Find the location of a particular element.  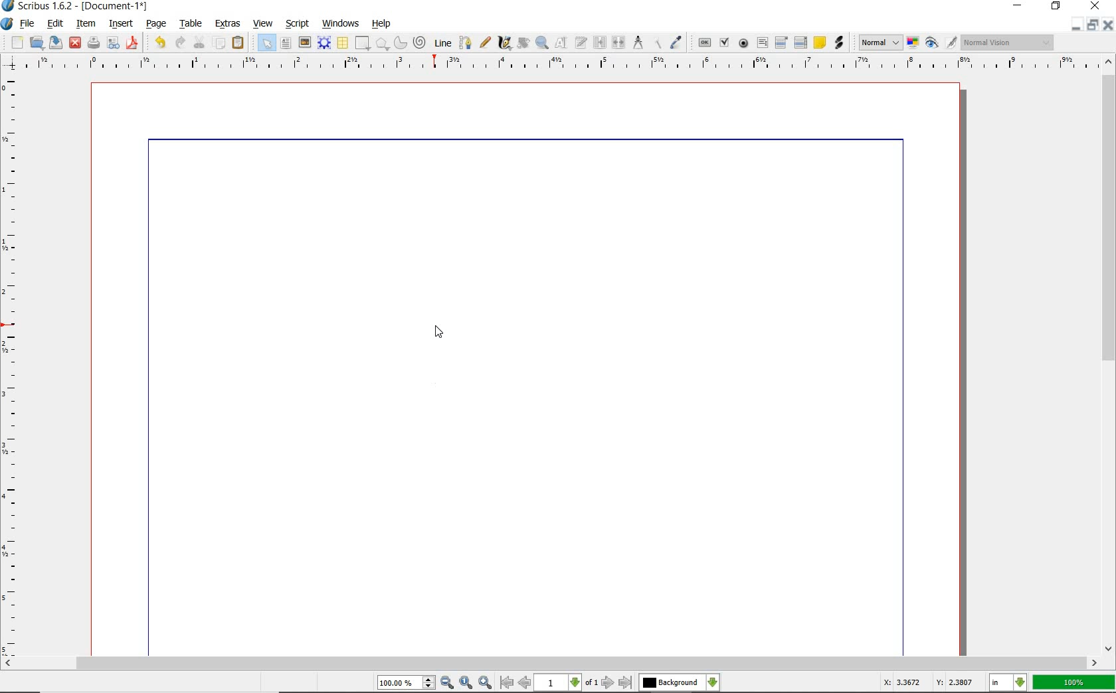

spiral is located at coordinates (420, 42).